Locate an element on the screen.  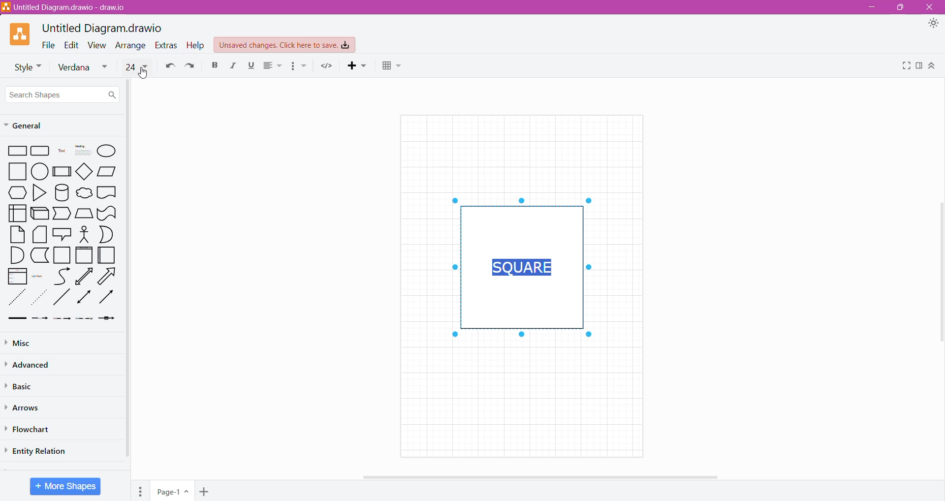
Appearance is located at coordinates (932, 24).